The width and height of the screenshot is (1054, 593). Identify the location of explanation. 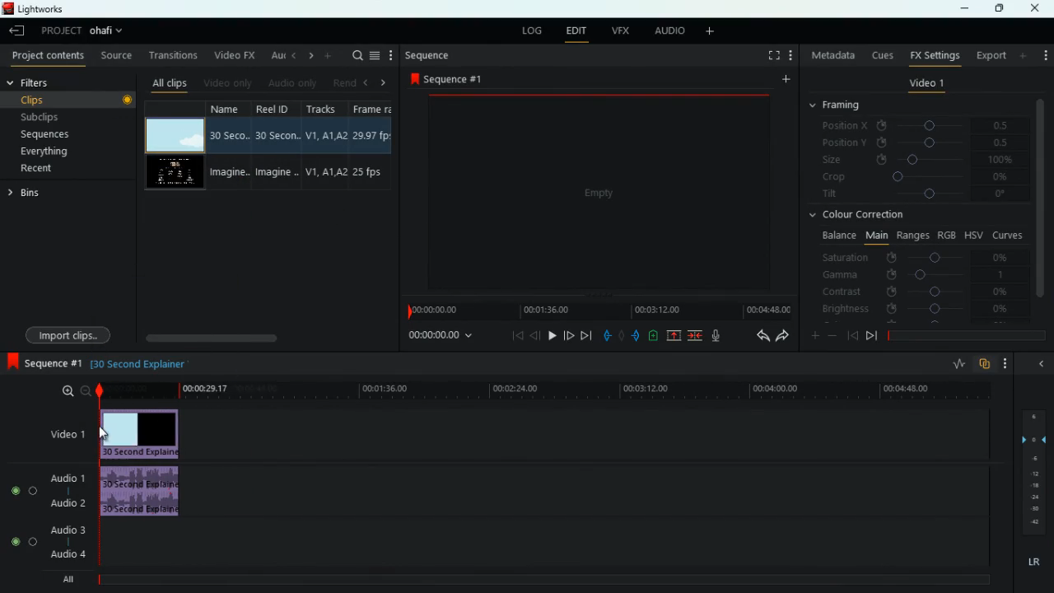
(140, 365).